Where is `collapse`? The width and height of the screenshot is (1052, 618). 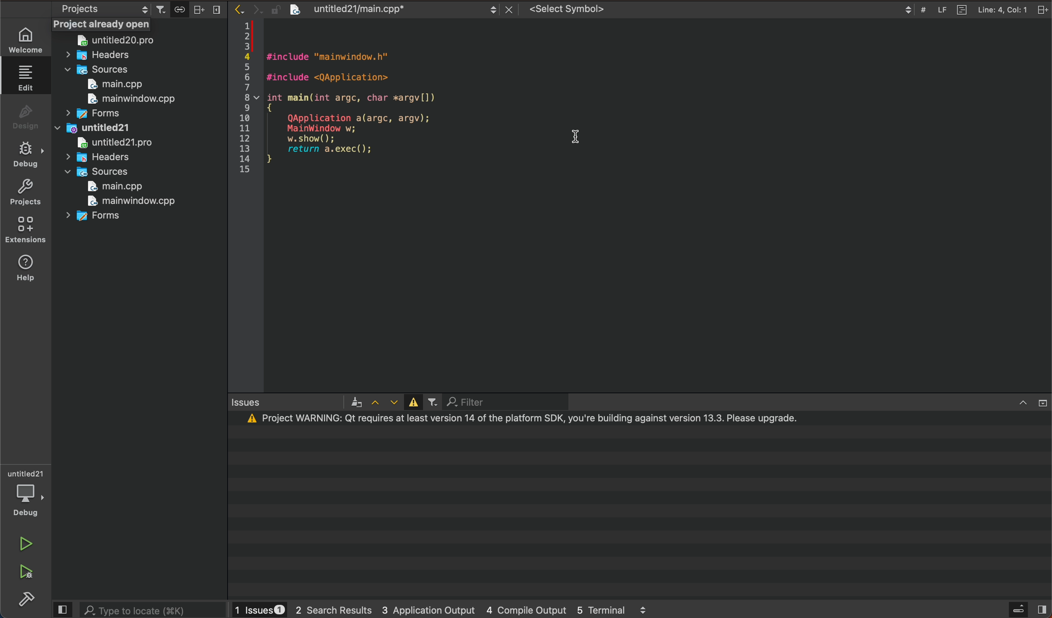
collapse is located at coordinates (1024, 403).